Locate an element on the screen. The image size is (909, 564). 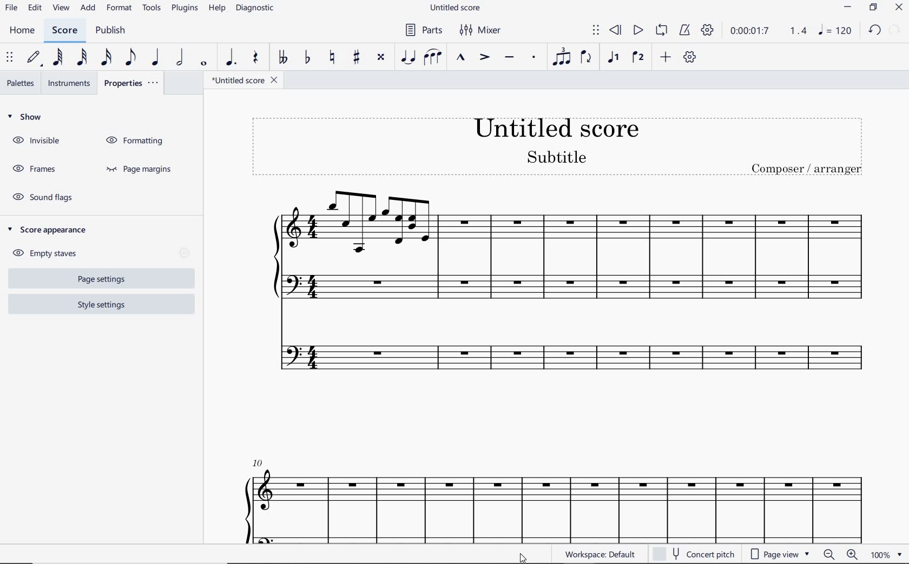
METRONOME is located at coordinates (686, 29).